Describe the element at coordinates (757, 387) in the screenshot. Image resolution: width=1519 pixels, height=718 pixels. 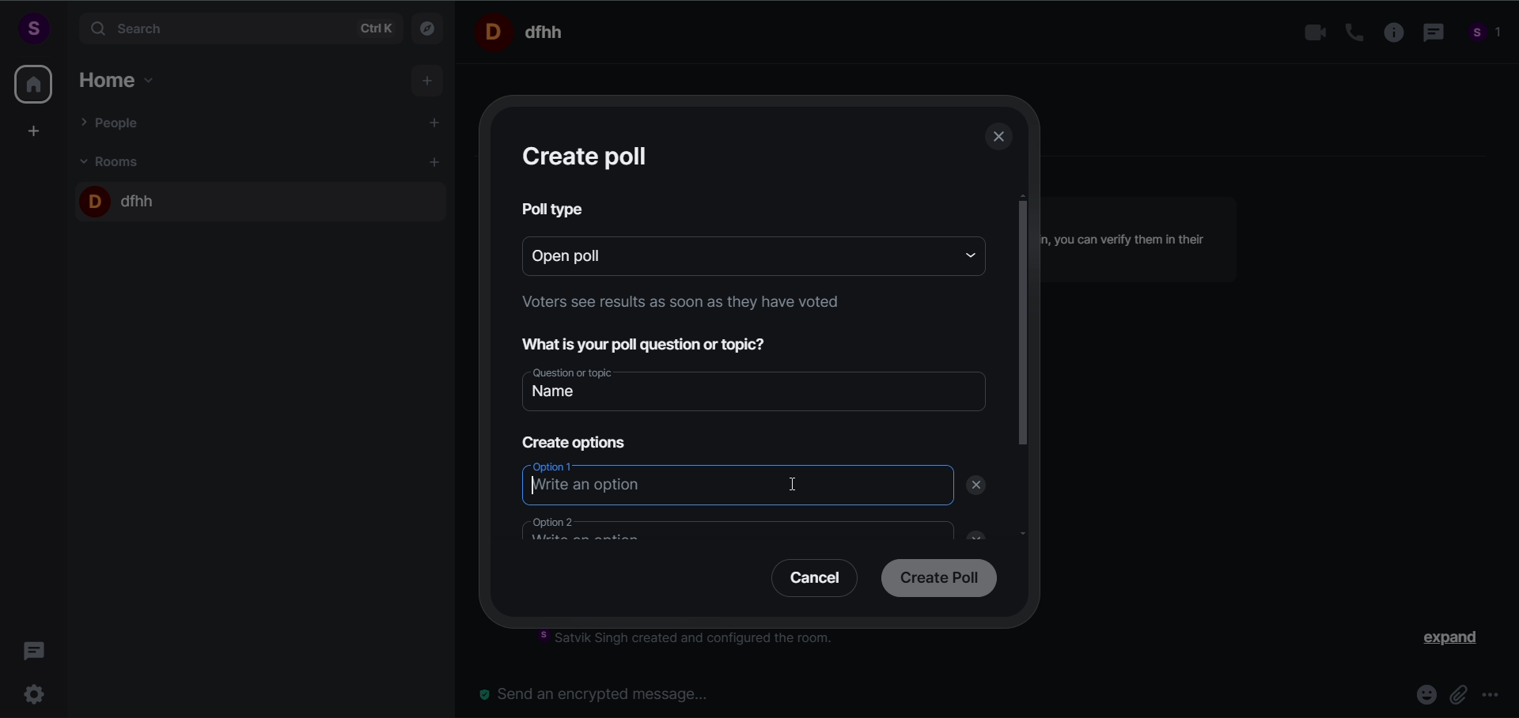
I see `question or topic` at that location.